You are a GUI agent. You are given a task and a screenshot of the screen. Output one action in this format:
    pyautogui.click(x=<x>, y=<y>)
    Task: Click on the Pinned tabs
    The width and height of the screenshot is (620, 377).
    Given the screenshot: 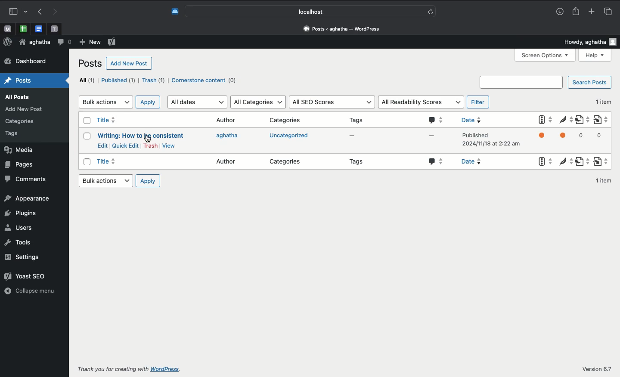 What is the action you would take?
    pyautogui.click(x=38, y=28)
    